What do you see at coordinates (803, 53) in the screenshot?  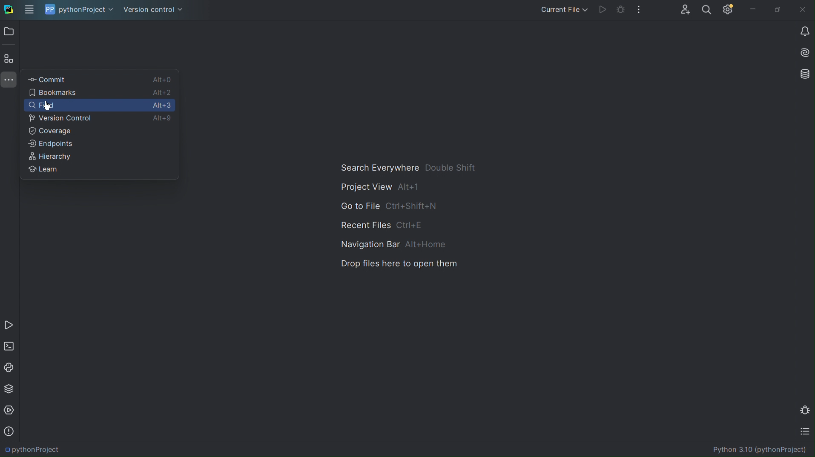 I see `AI Assistant` at bounding box center [803, 53].